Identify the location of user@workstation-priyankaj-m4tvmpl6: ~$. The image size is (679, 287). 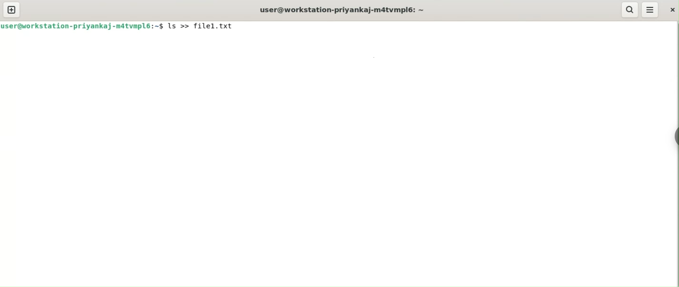
(82, 26).